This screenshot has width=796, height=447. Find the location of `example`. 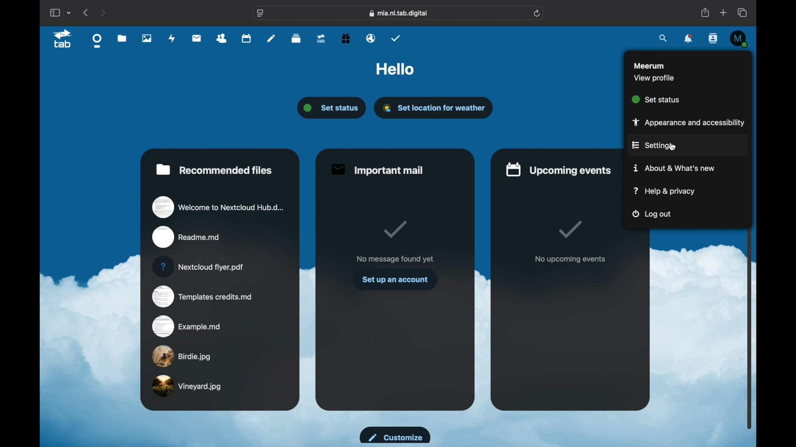

example is located at coordinates (187, 326).